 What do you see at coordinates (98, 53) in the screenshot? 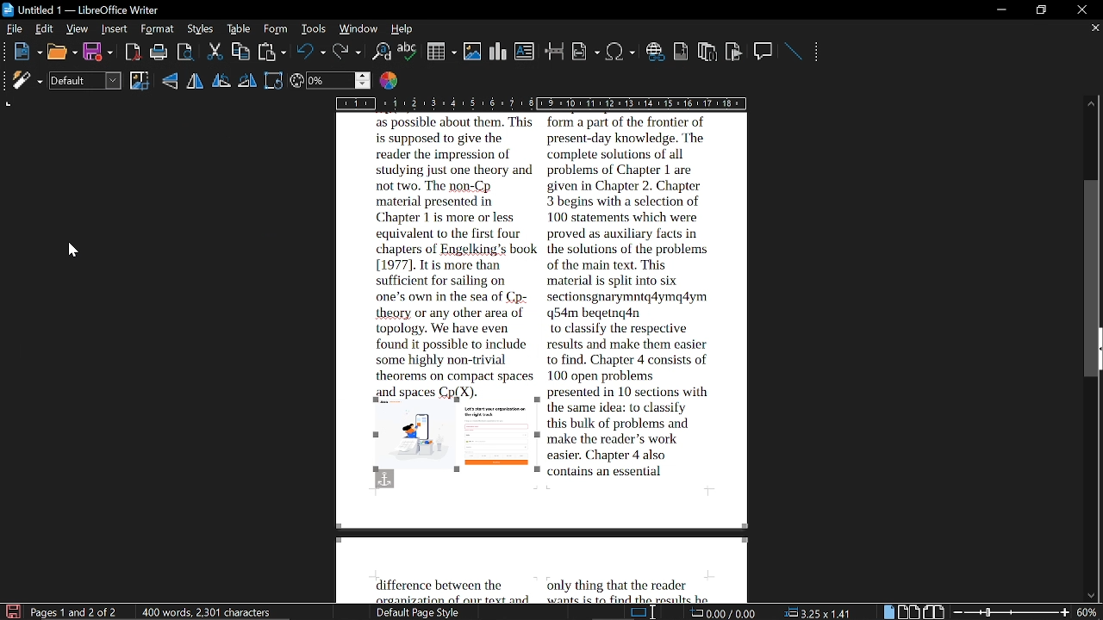
I see `save` at bounding box center [98, 53].